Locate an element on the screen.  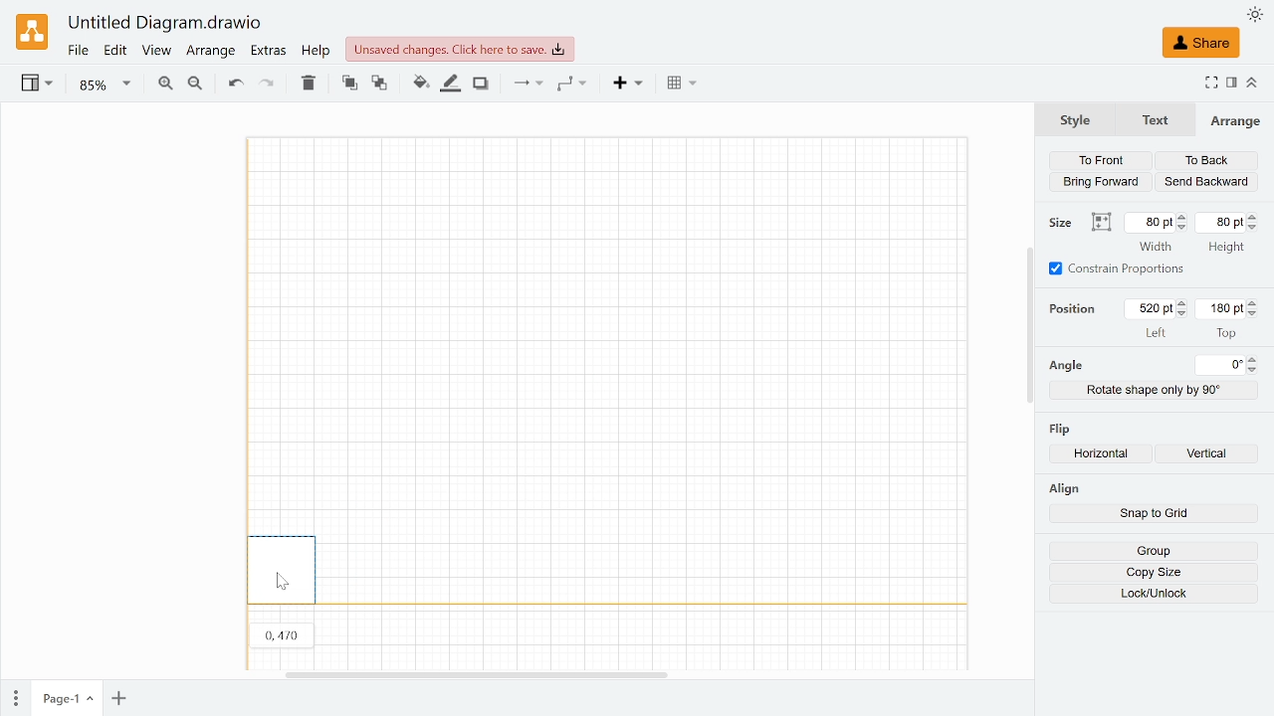
Copy size is located at coordinates (1154, 573).